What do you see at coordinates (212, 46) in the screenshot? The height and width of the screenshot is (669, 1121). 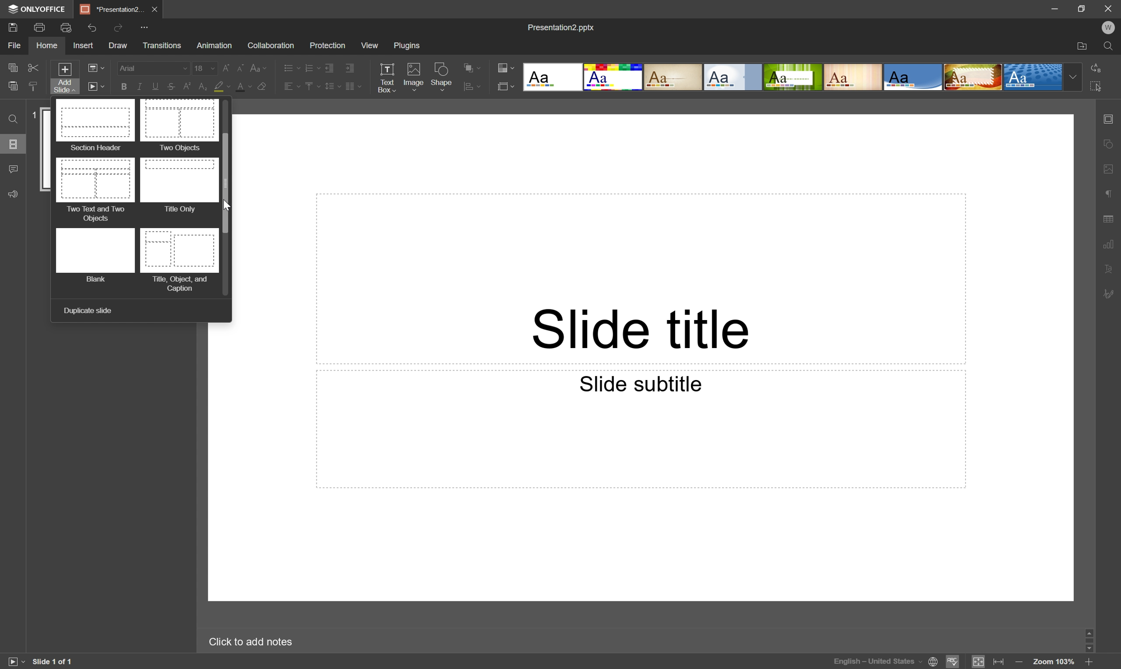 I see `Animation` at bounding box center [212, 46].